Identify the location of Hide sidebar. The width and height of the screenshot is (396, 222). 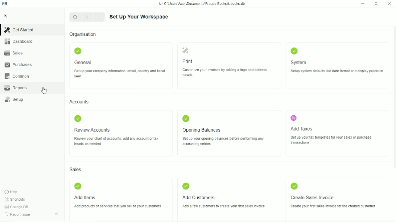
(57, 214).